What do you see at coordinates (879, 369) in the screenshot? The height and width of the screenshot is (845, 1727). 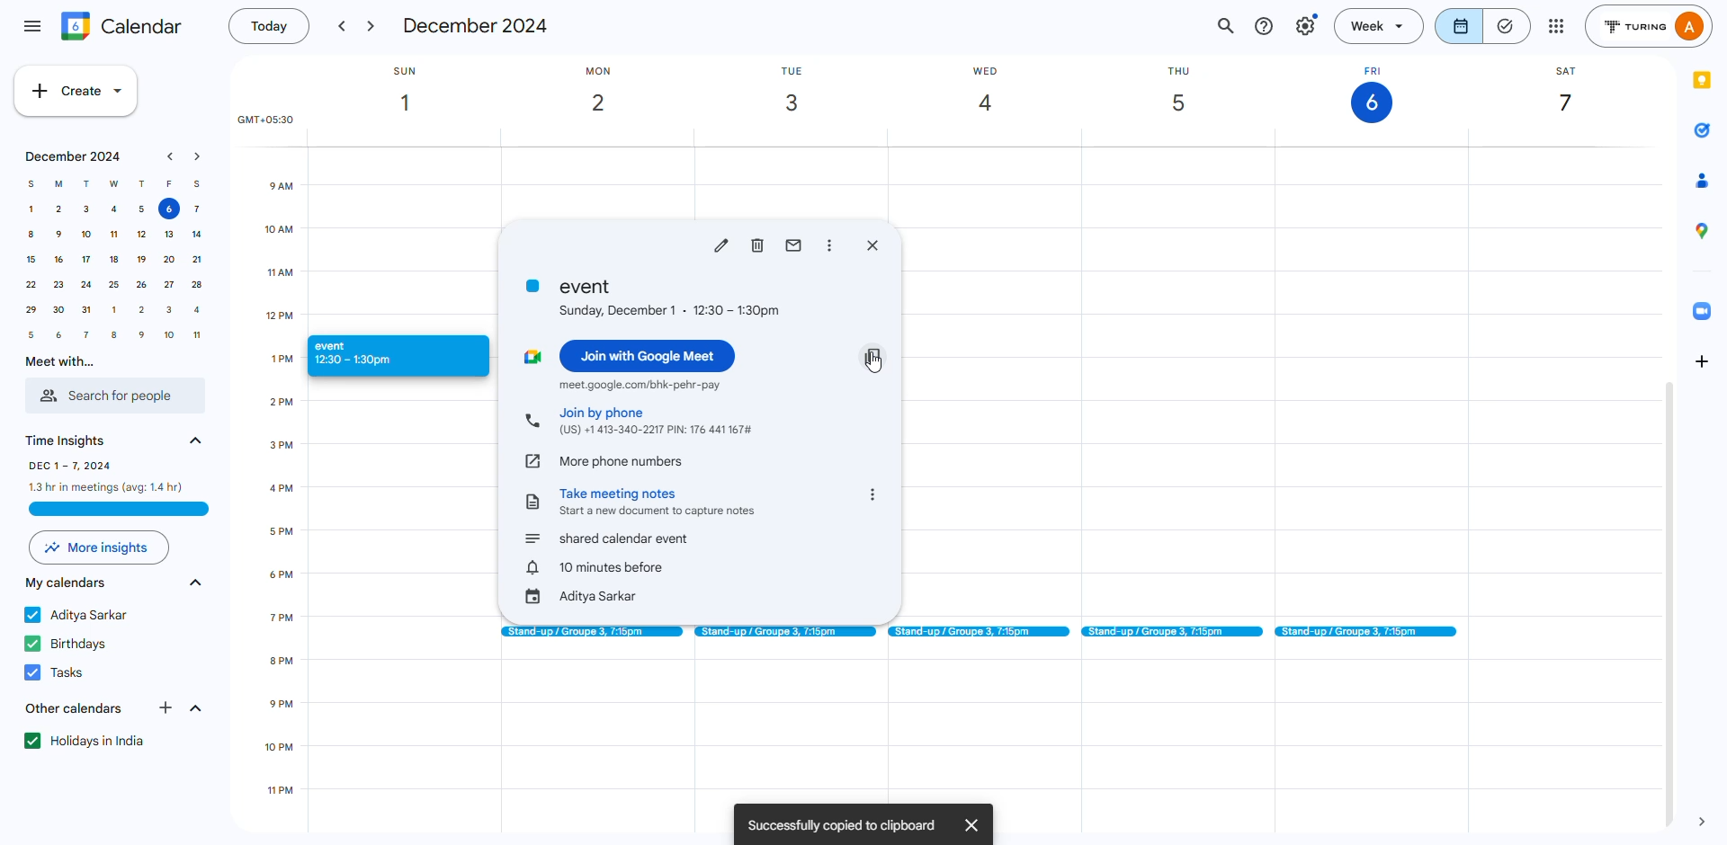 I see `cursor` at bounding box center [879, 369].